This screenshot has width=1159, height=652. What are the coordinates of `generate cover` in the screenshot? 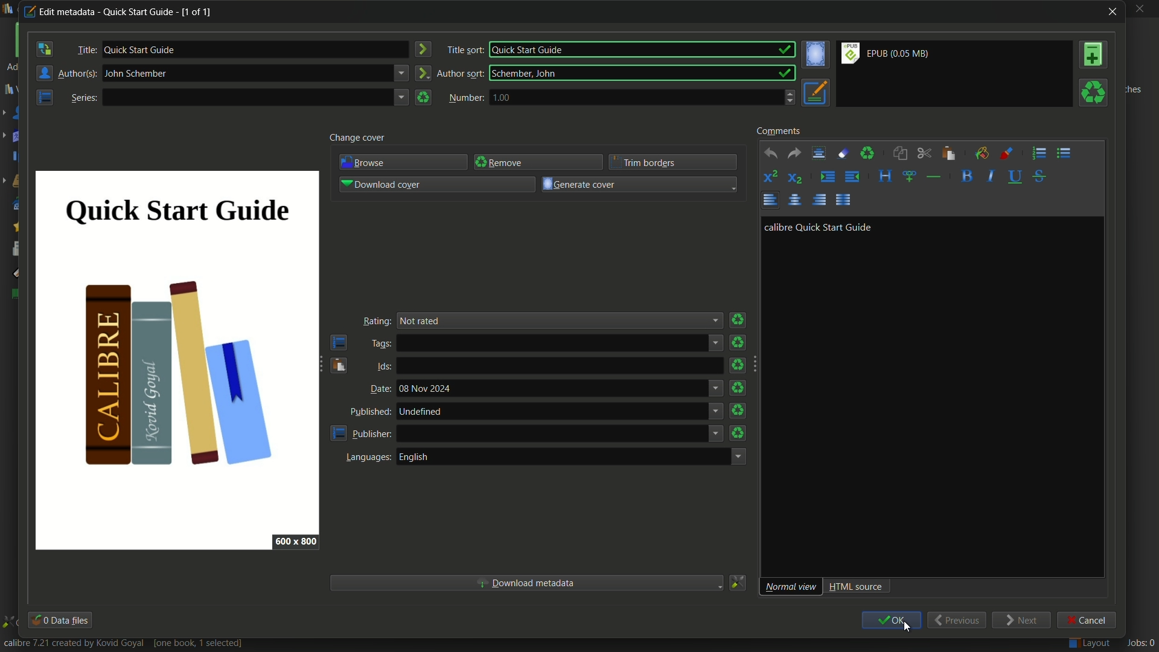 It's located at (640, 185).